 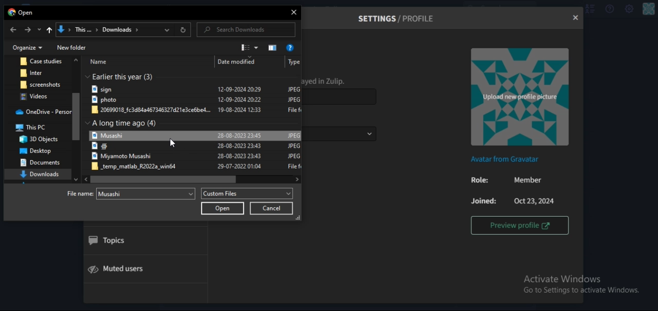 What do you see at coordinates (134, 194) in the screenshot?
I see `filename` at bounding box center [134, 194].